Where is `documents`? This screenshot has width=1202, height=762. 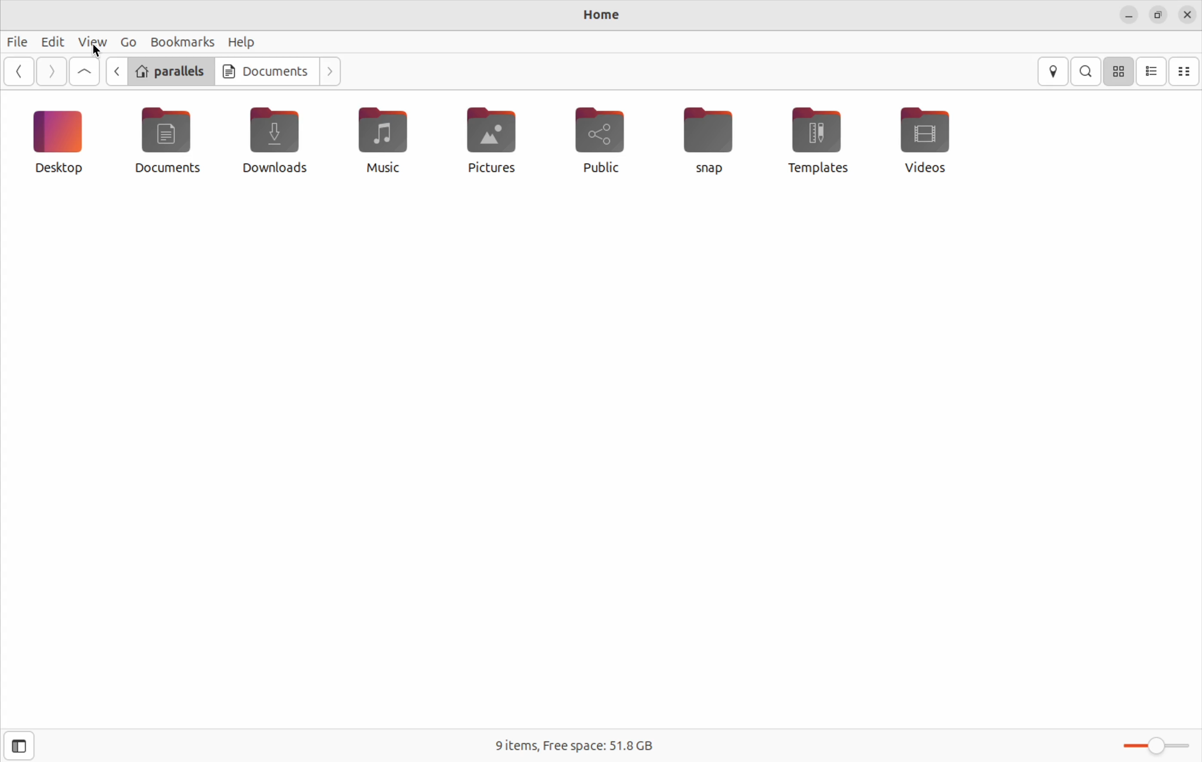
documents is located at coordinates (269, 71).